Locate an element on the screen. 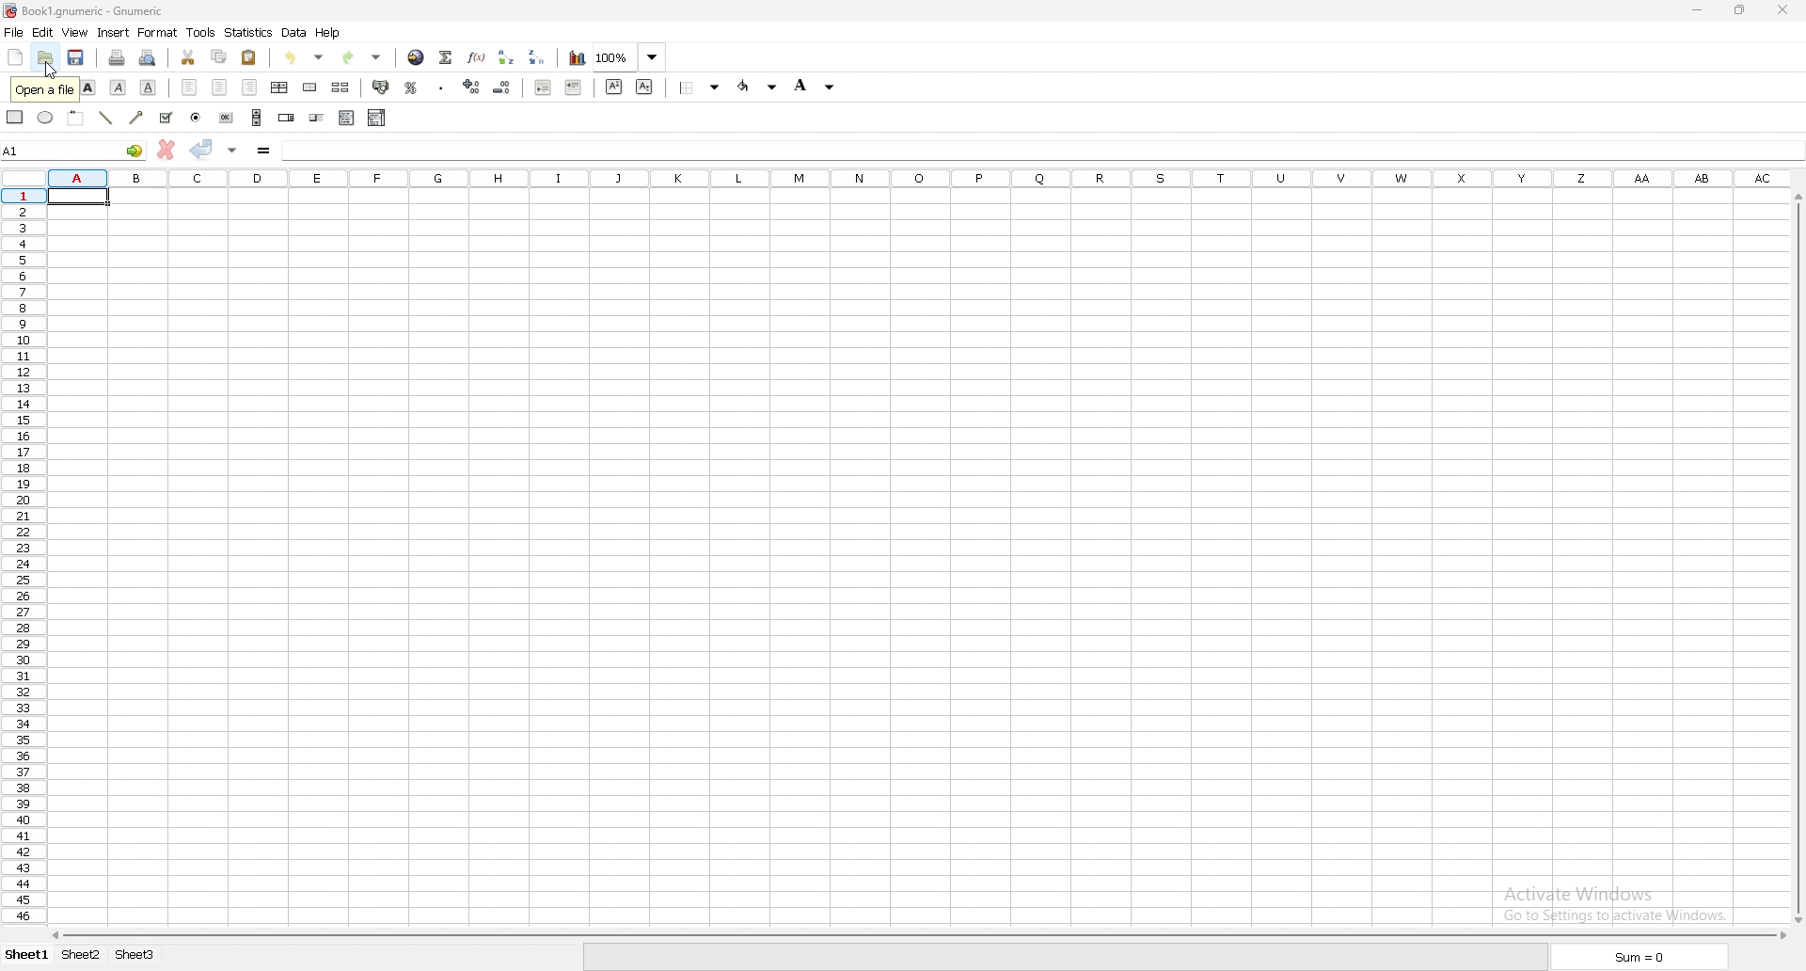 The image size is (1806, 971). spin button is located at coordinates (288, 118).